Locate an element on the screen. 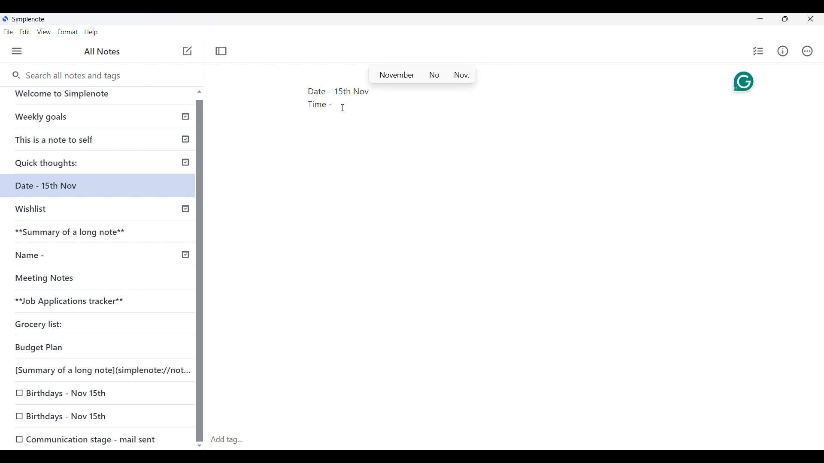 This screenshot has width=824, height=463. Published note indicated by check icon is located at coordinates (99, 120).